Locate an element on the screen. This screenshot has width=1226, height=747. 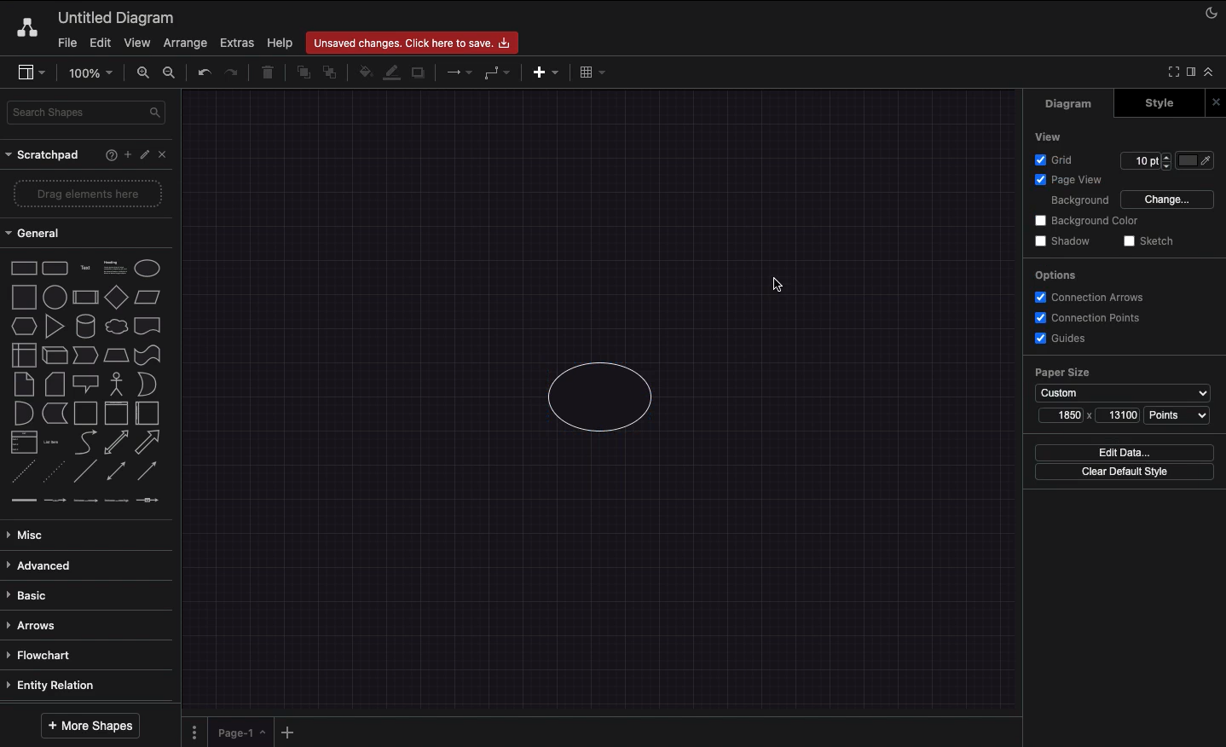
Custom is located at coordinates (1122, 393).